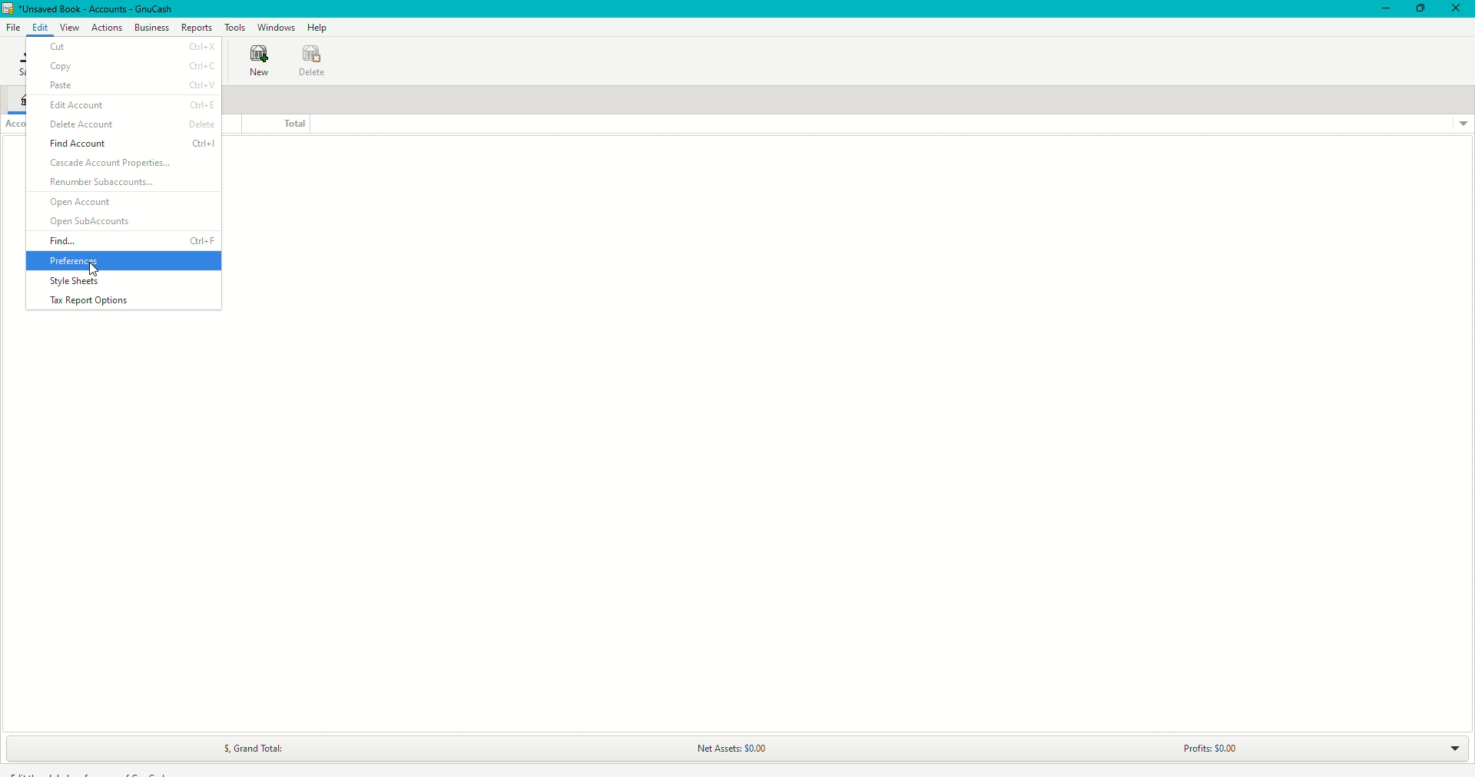 This screenshot has width=1475, height=777. Describe the element at coordinates (103, 184) in the screenshot. I see `Renumber Subaccounts` at that location.